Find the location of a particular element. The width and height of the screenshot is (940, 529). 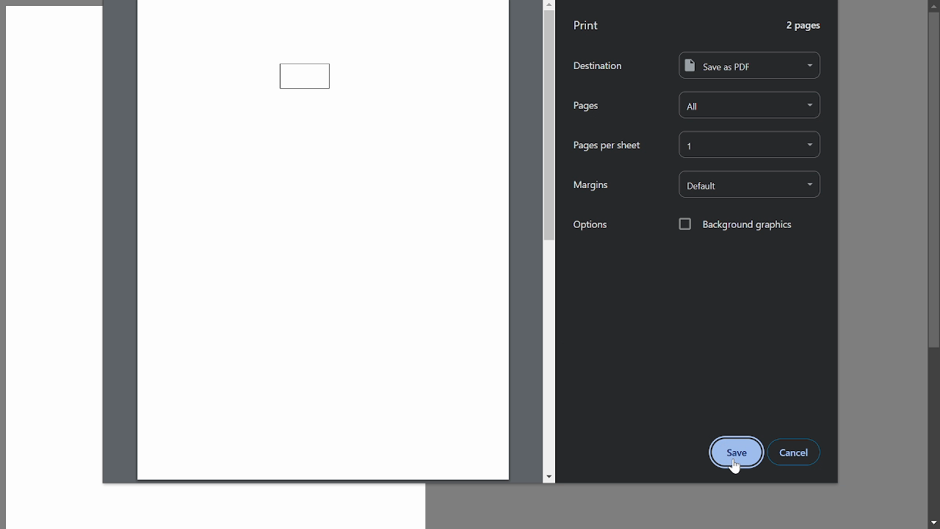

pages is located at coordinates (590, 105).